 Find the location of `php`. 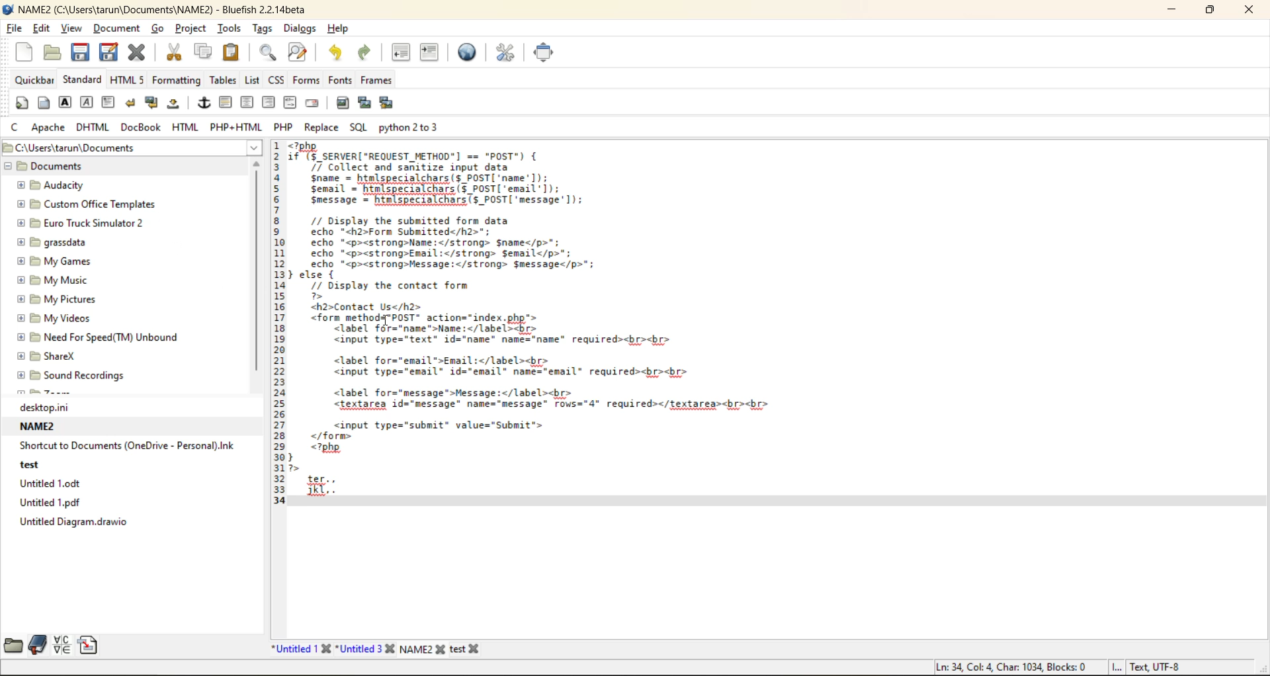

php is located at coordinates (284, 126).